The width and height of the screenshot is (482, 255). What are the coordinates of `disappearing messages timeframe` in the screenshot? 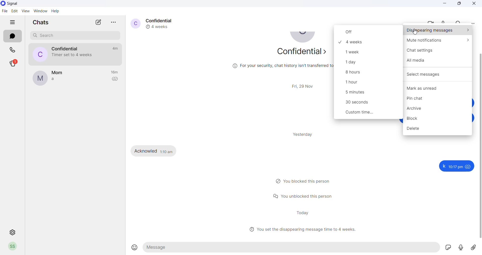 It's located at (370, 63).